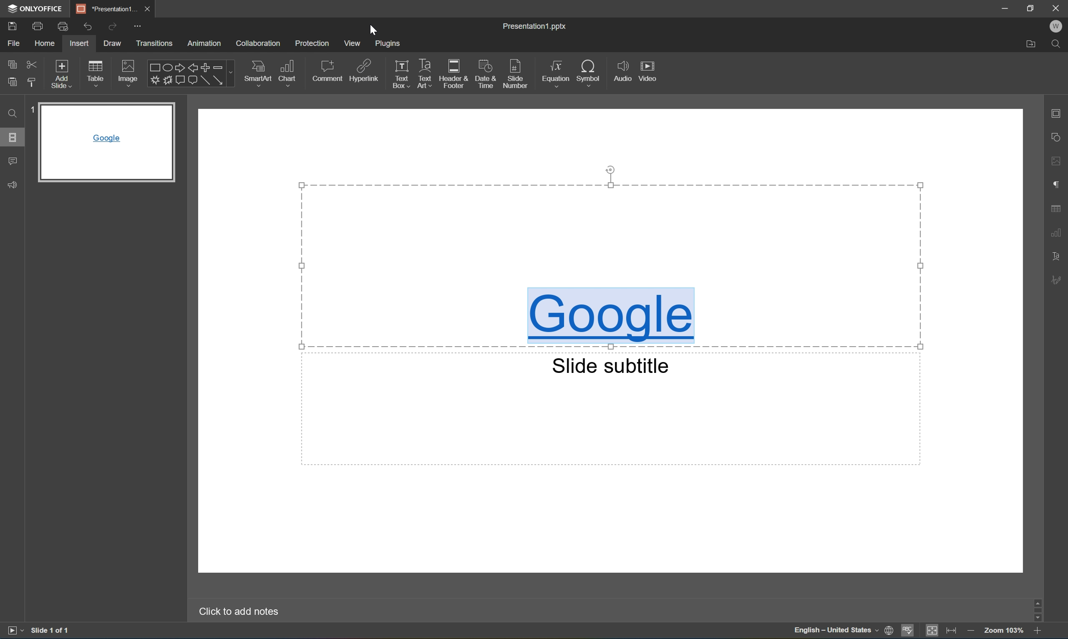 The image size is (1068, 639). What do you see at coordinates (518, 73) in the screenshot?
I see `Slide number` at bounding box center [518, 73].